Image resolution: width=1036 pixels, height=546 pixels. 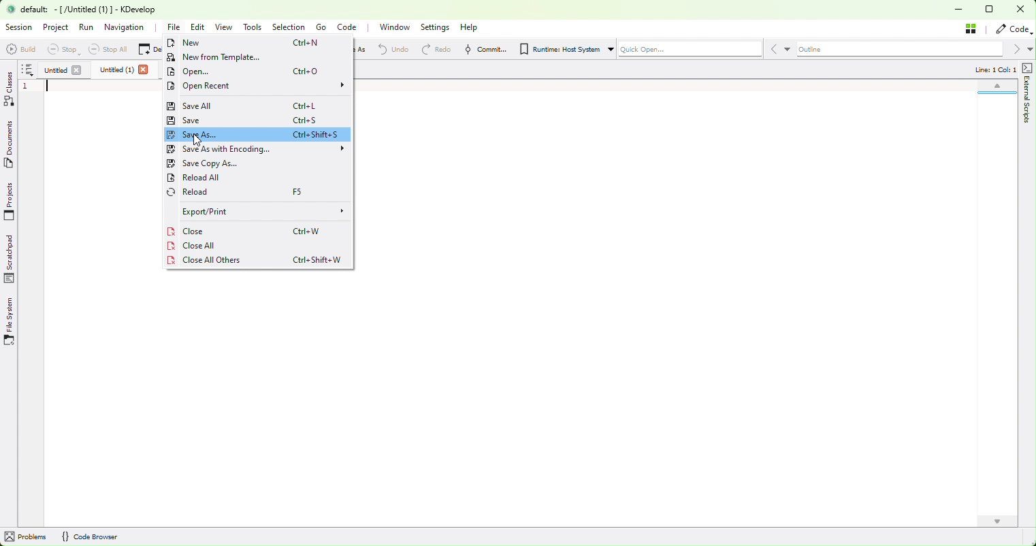 I want to click on View, so click(x=225, y=27).